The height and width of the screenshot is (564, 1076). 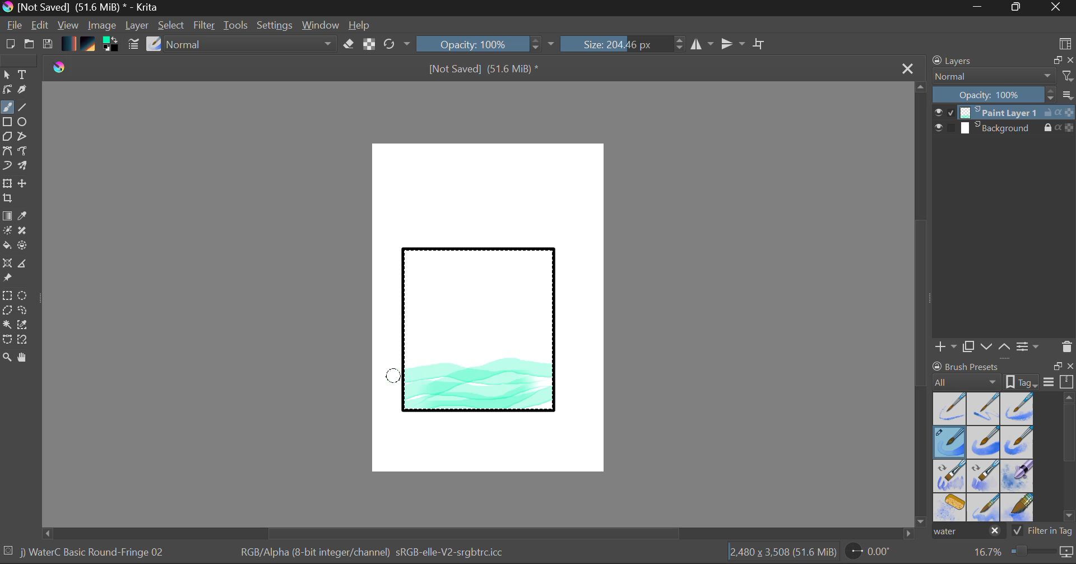 I want to click on Select, so click(x=7, y=75).